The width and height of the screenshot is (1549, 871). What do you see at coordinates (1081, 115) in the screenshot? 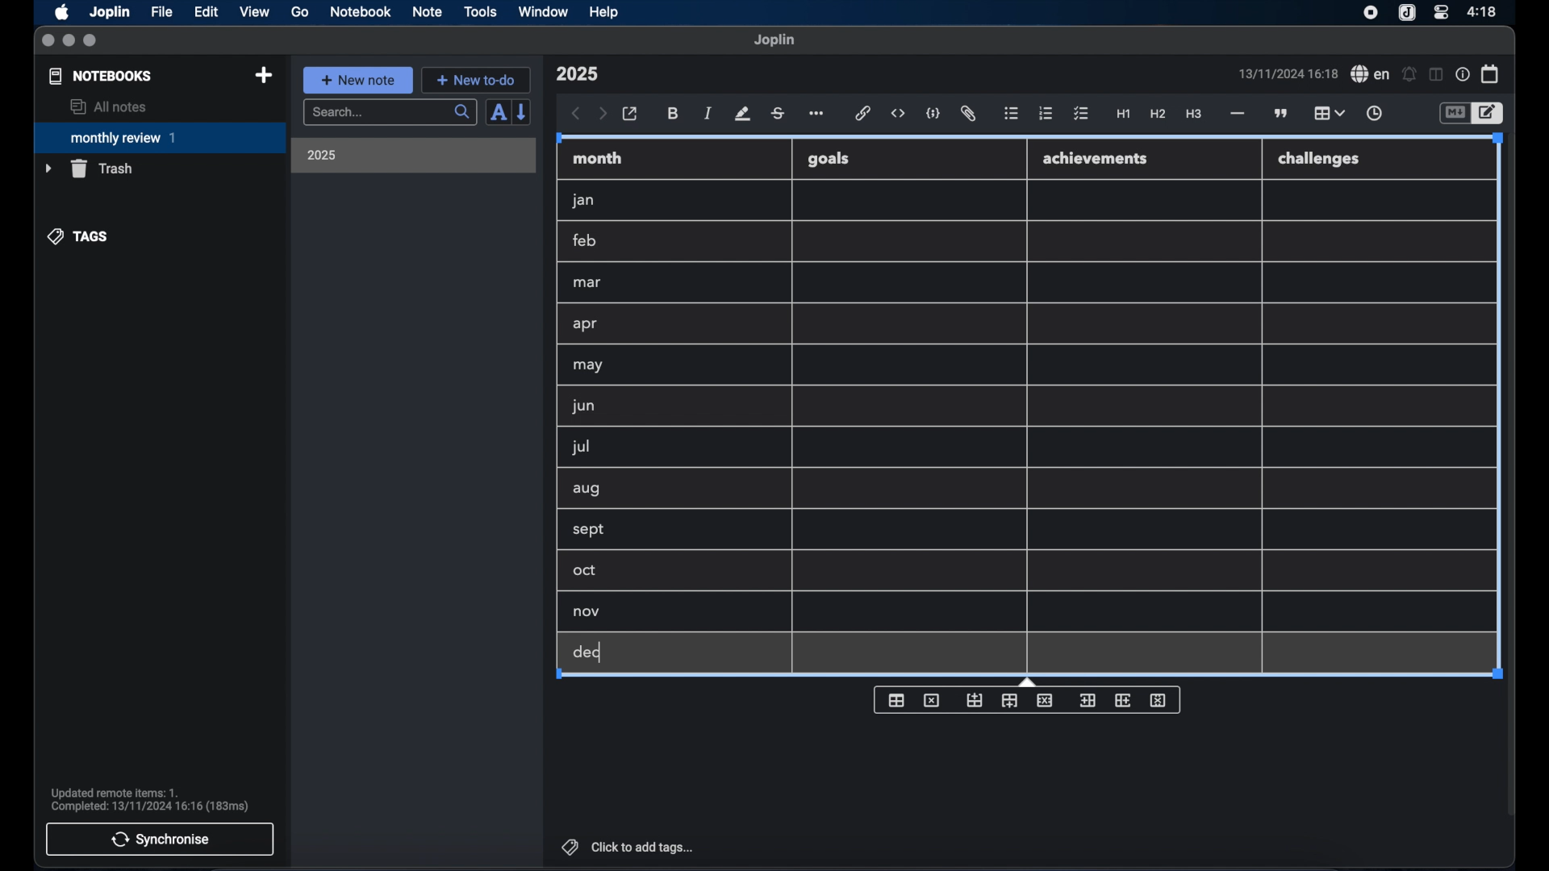
I see `check  list` at bounding box center [1081, 115].